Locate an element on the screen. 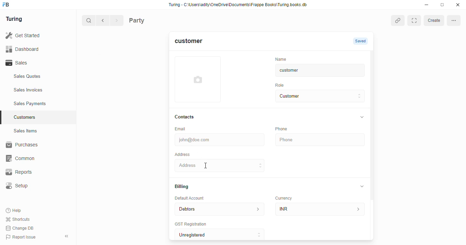 The height and width of the screenshot is (245, 466). add profile photo is located at coordinates (199, 79).